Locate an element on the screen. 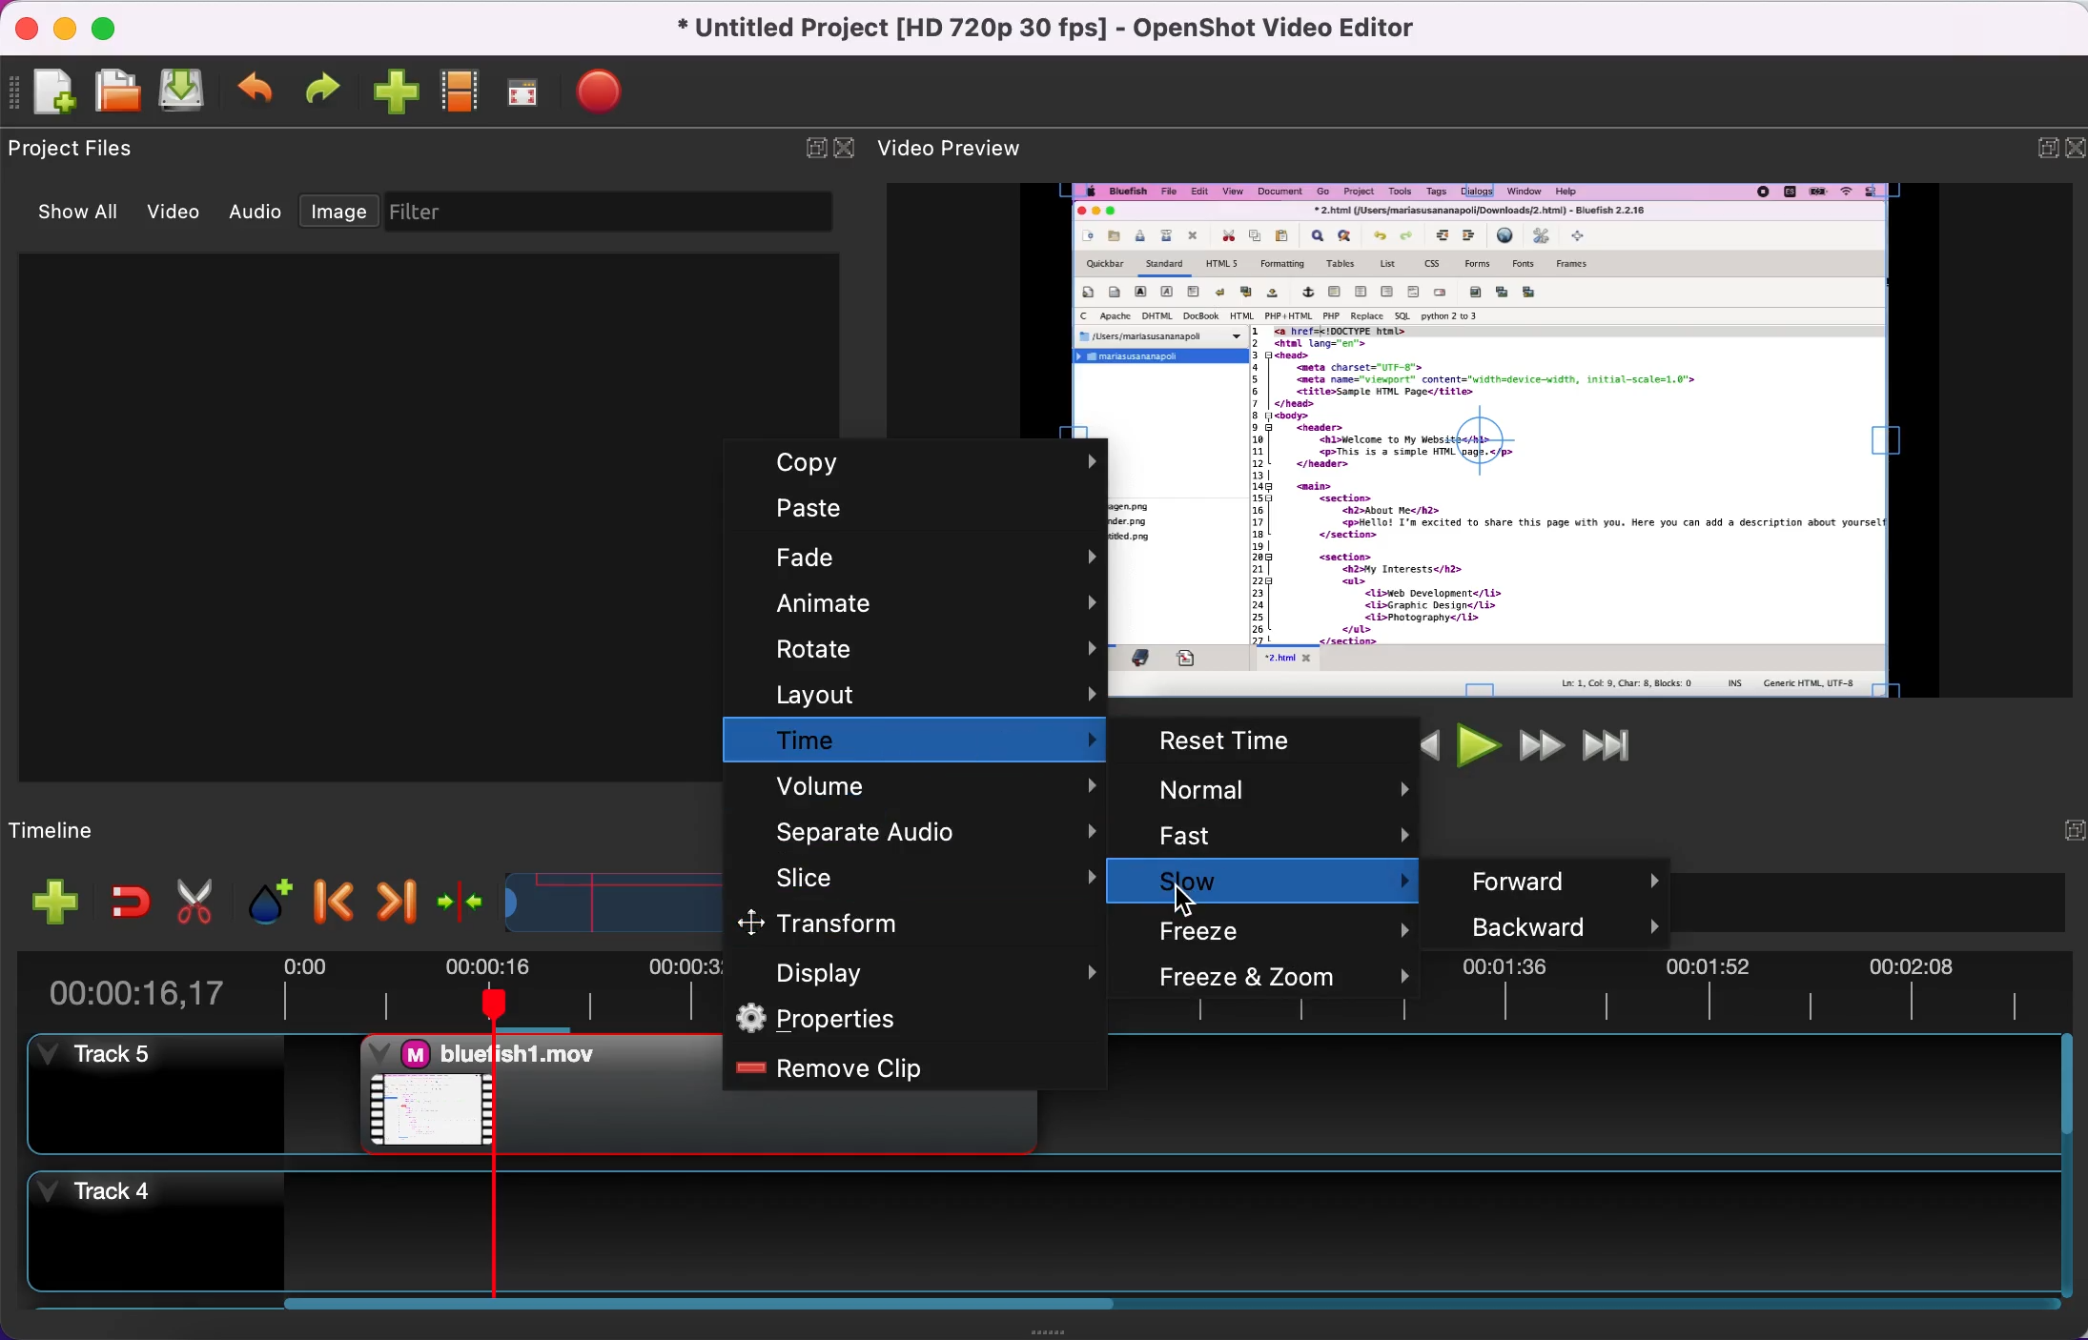 Image resolution: width=2088 pixels, height=1340 pixels. video preview is located at coordinates (969, 145).